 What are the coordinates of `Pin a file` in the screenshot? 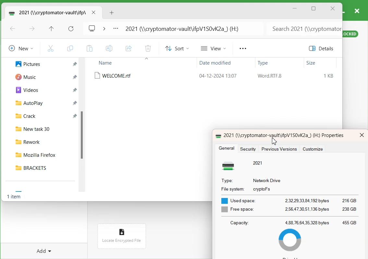 It's located at (75, 64).